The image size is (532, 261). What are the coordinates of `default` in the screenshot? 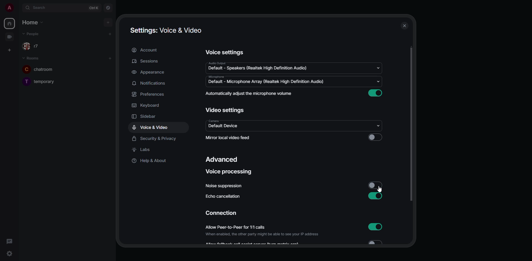 It's located at (258, 67).